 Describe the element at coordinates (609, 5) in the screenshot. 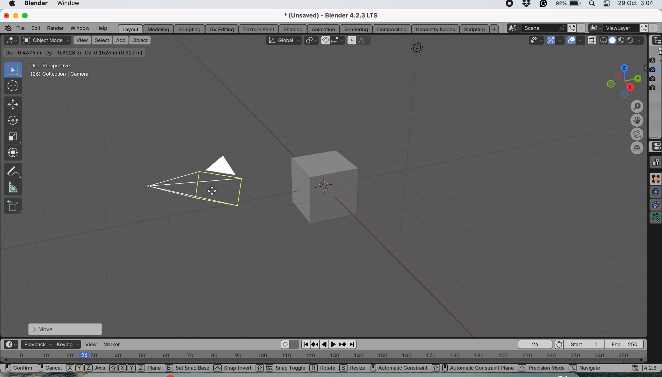

I see `control center` at that location.